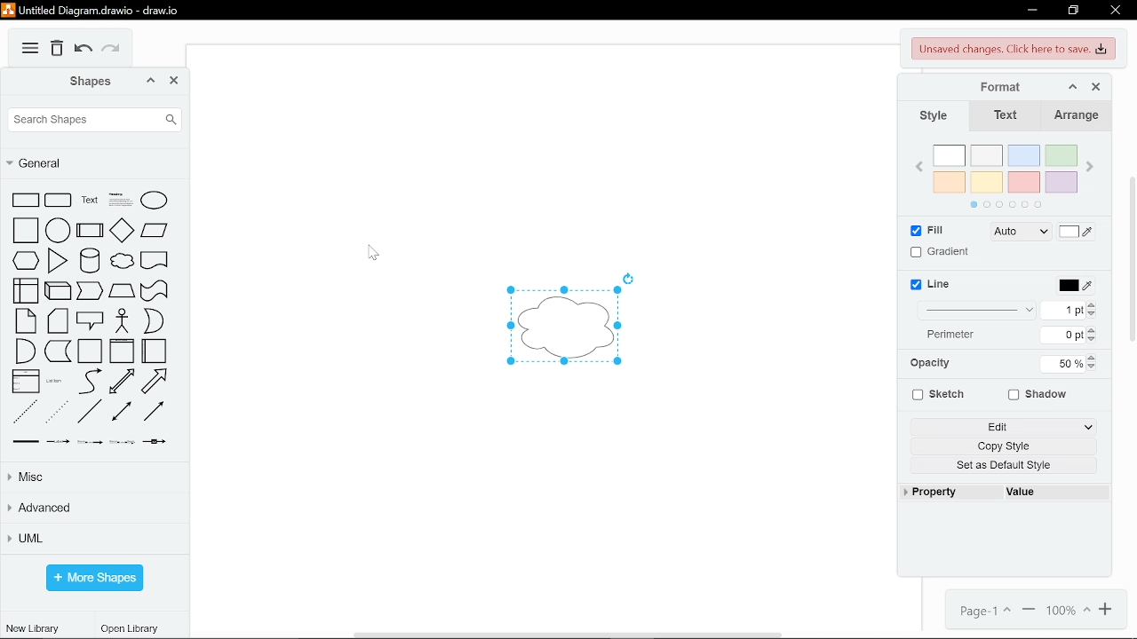  I want to click on link, so click(22, 440).